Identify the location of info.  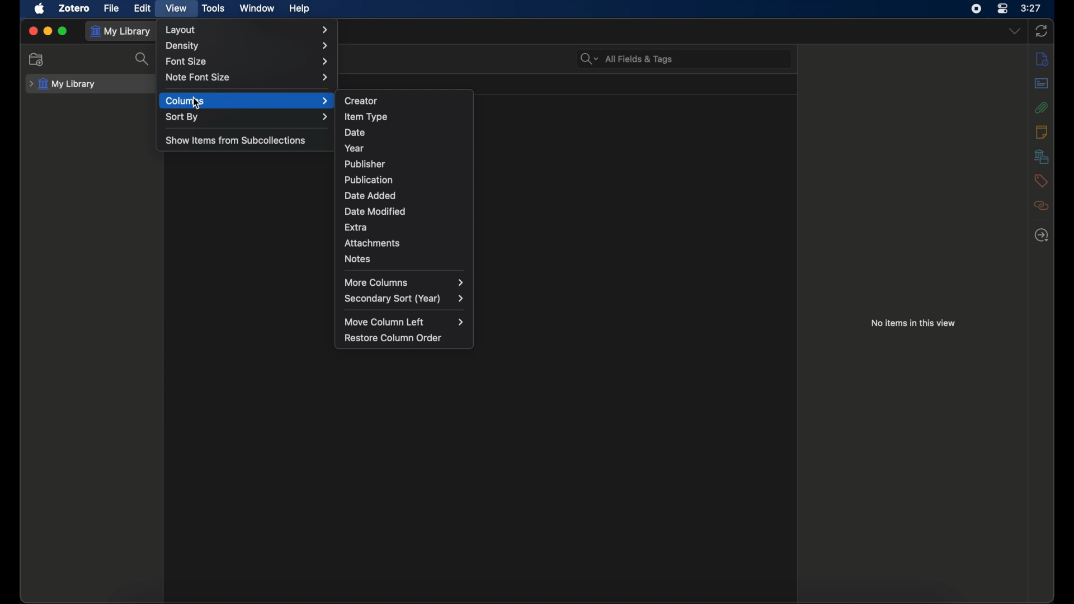
(1043, 59).